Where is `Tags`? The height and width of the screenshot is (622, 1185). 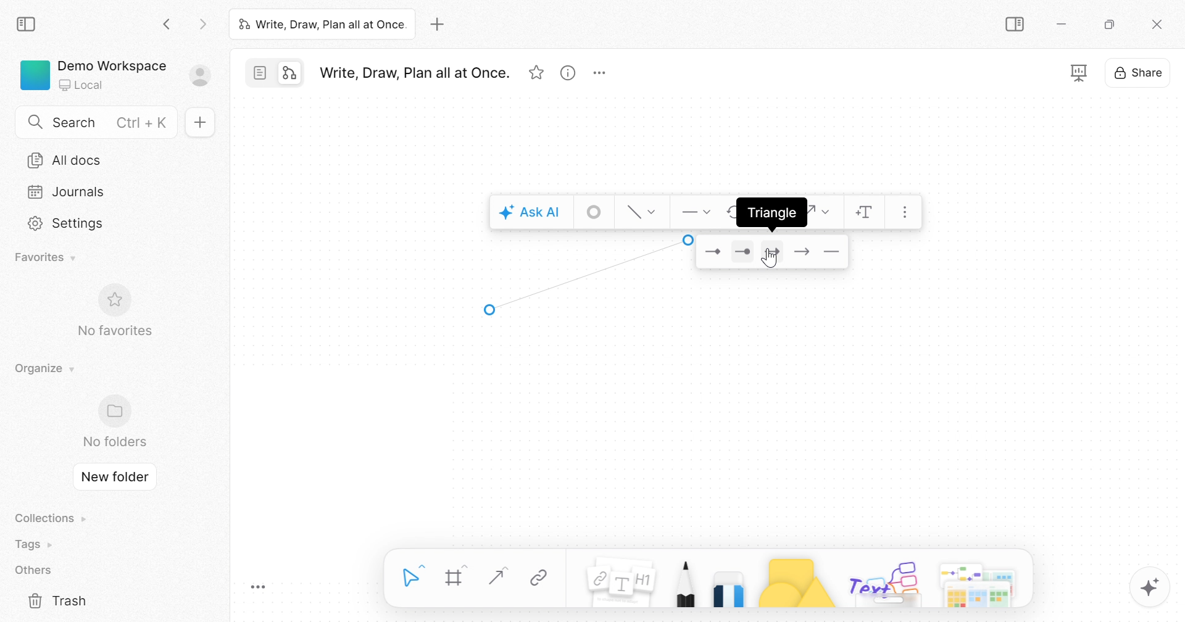
Tags is located at coordinates (36, 544).